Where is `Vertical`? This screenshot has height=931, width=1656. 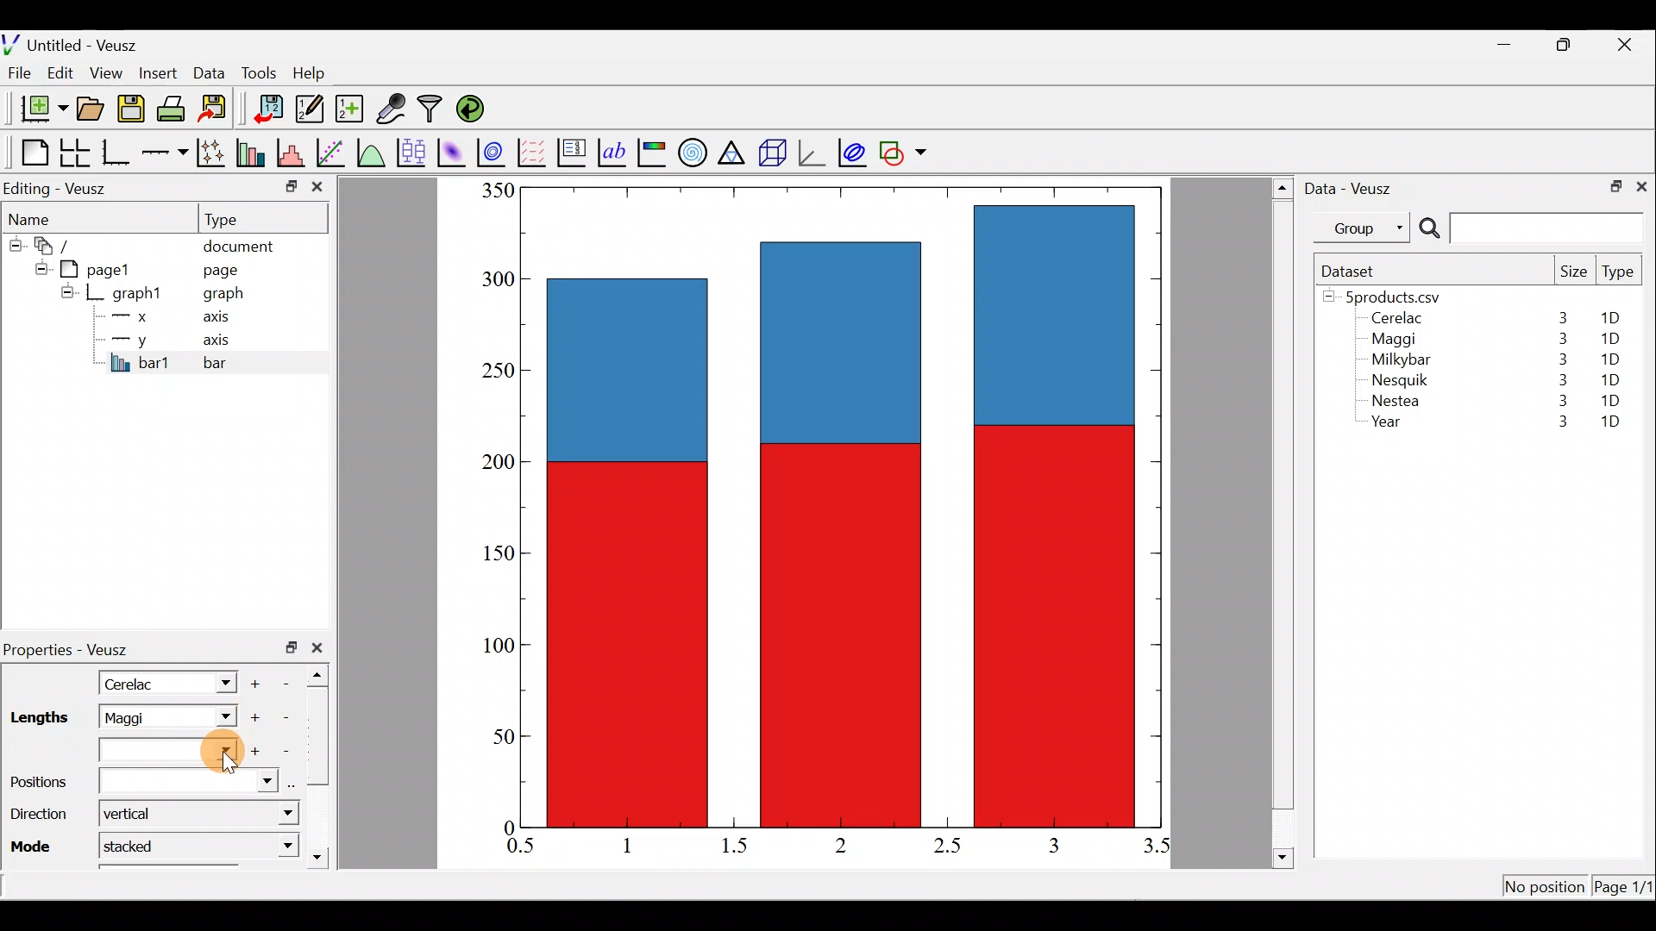
Vertical is located at coordinates (136, 813).